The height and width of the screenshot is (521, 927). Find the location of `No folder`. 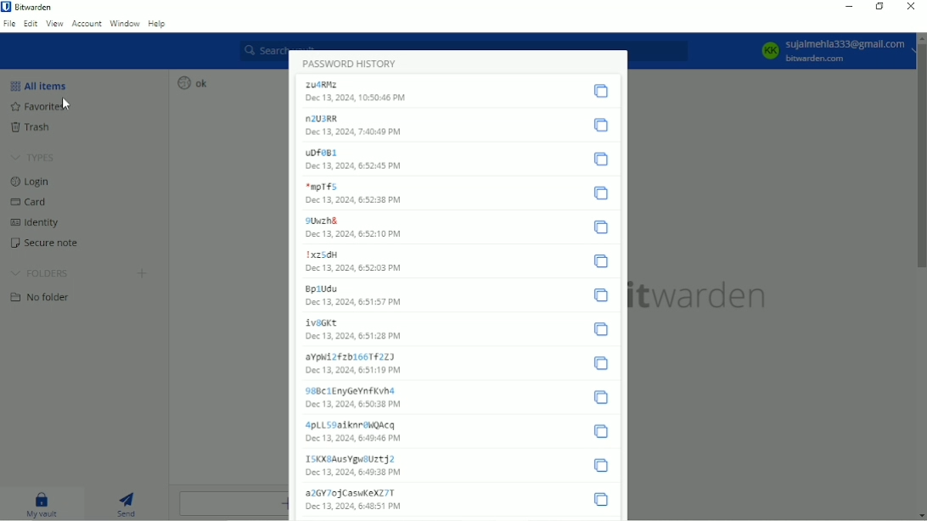

No folder is located at coordinates (38, 298).